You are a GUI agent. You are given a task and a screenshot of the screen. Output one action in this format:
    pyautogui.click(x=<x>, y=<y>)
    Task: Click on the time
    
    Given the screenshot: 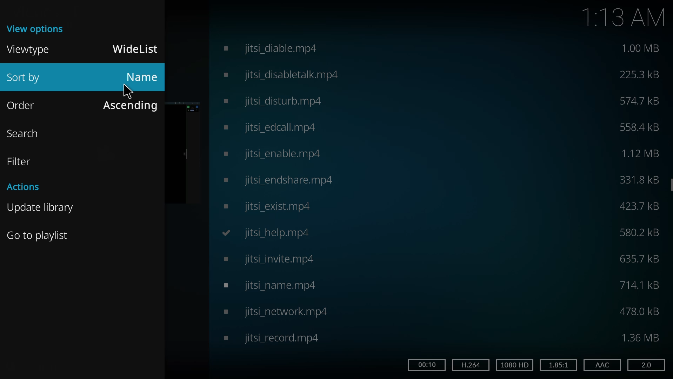 What is the action you would take?
    pyautogui.click(x=427, y=366)
    